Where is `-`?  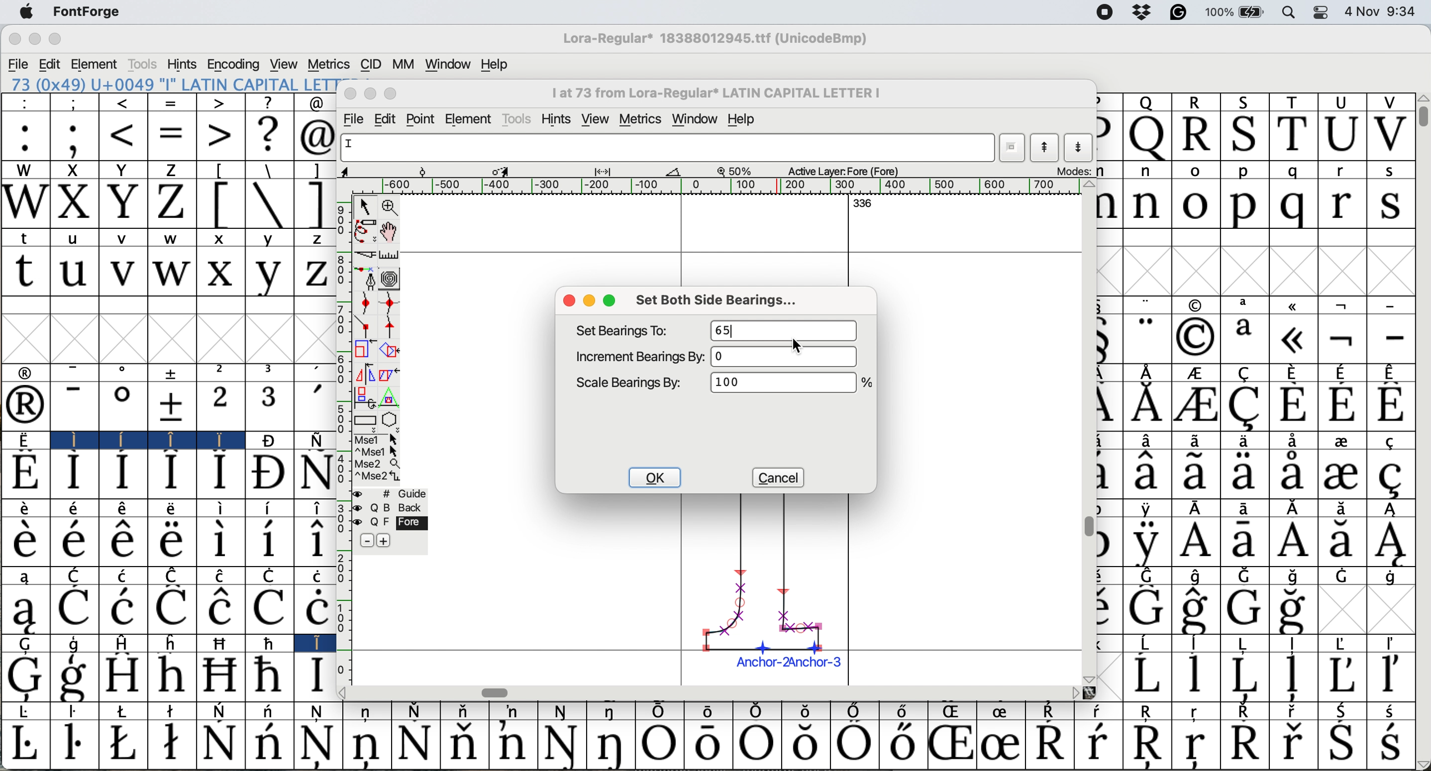 - is located at coordinates (74, 406).